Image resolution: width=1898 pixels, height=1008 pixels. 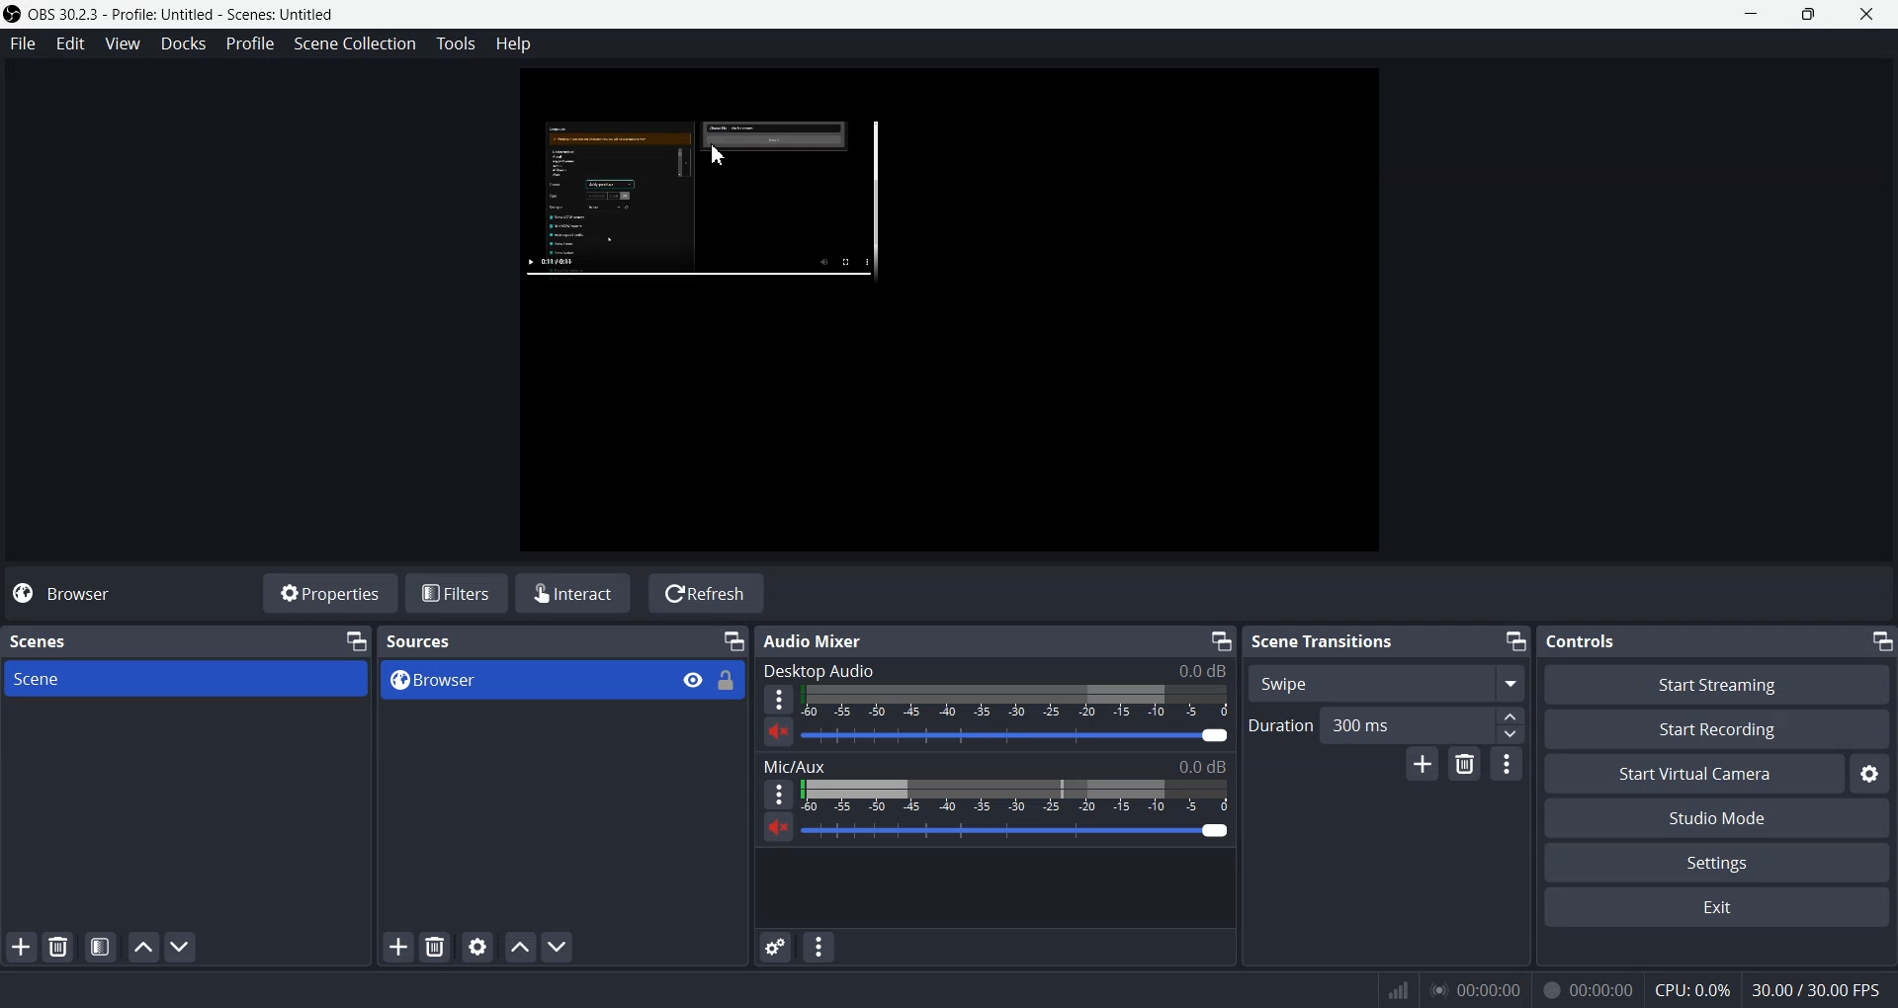 I want to click on More, so click(x=778, y=795).